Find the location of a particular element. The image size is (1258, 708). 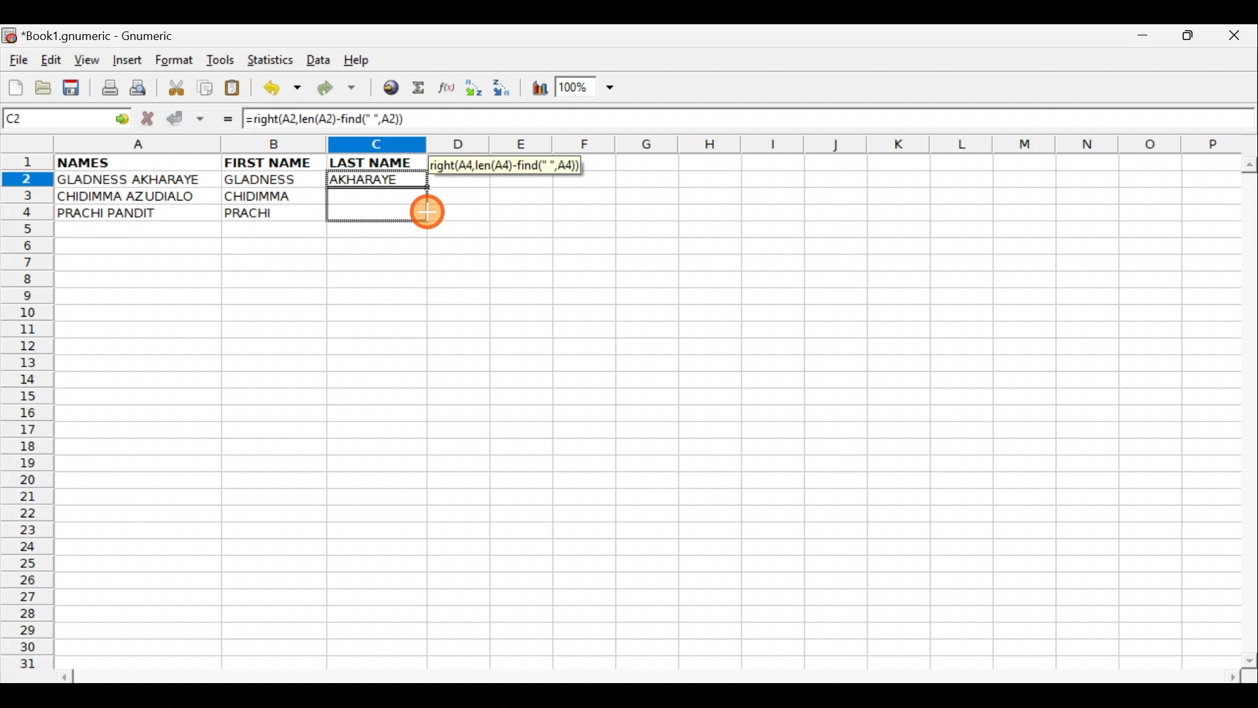

Edit is located at coordinates (50, 60).